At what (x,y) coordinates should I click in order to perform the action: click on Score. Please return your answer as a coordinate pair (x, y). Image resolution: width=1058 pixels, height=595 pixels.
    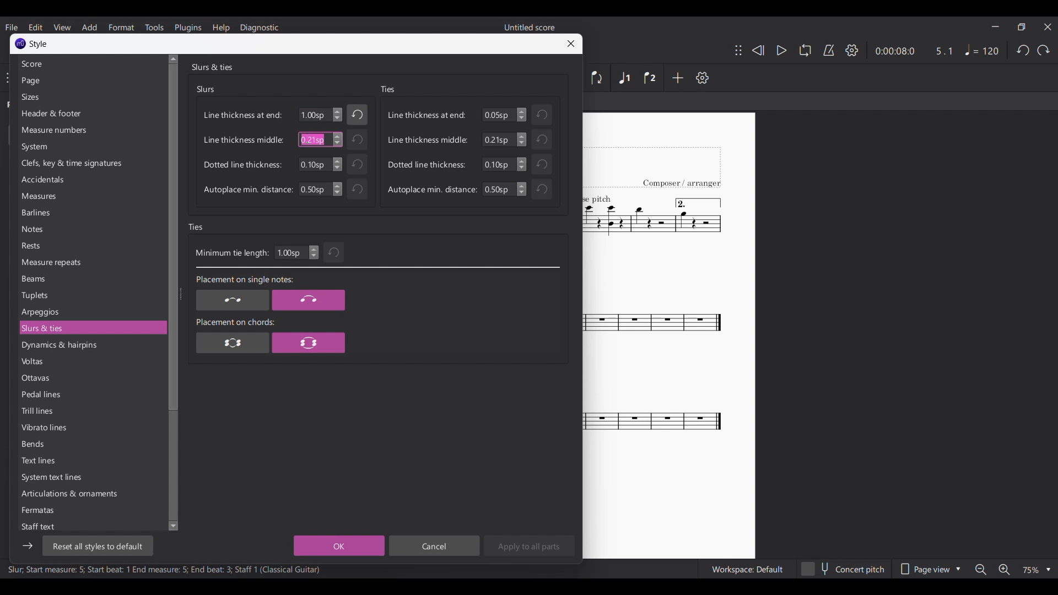
    Looking at the image, I should click on (90, 64).